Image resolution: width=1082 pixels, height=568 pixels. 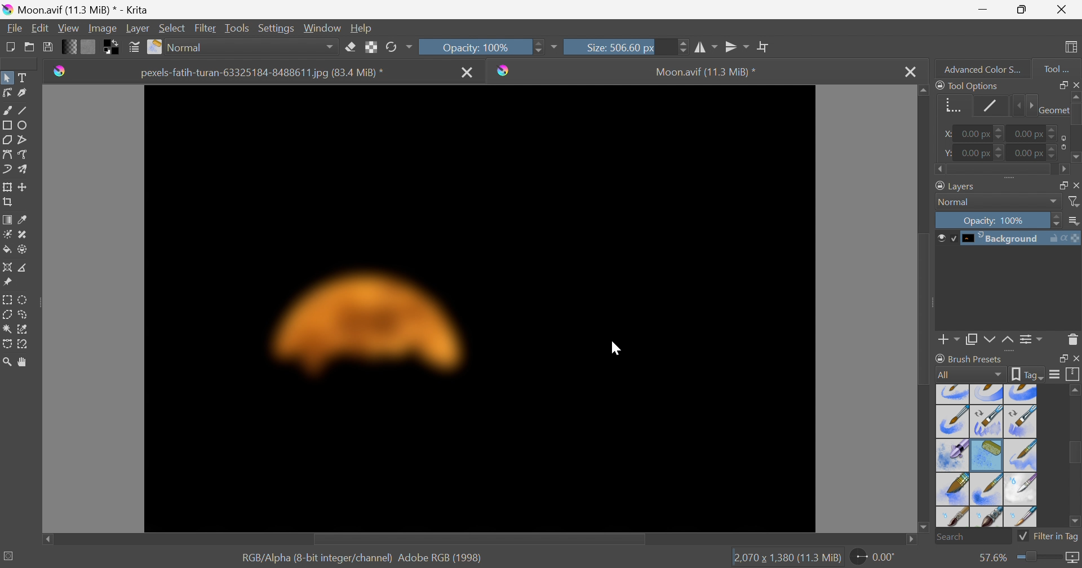 I want to click on Rectangular selection tool, so click(x=8, y=300).